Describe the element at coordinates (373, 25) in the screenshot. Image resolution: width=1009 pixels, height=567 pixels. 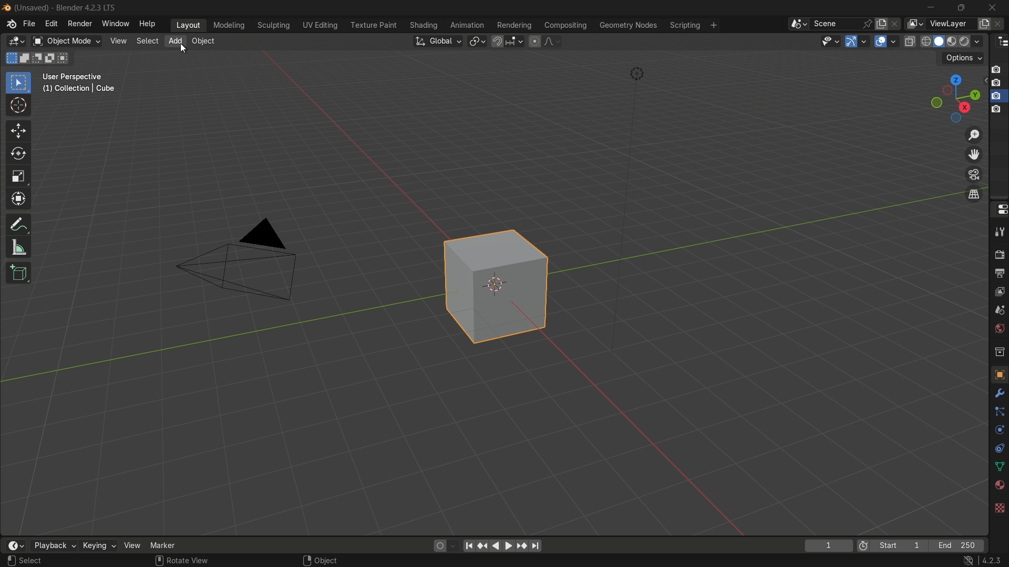
I see `texture paint` at that location.